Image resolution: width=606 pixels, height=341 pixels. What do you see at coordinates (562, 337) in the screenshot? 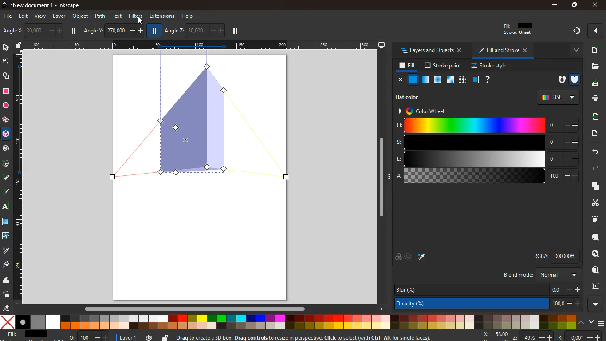
I see `` at bounding box center [562, 337].